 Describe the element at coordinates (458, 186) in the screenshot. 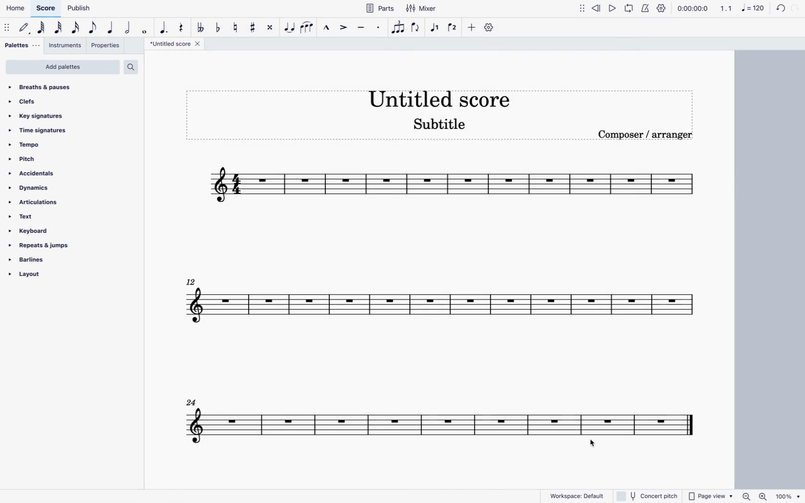

I see `score` at that location.